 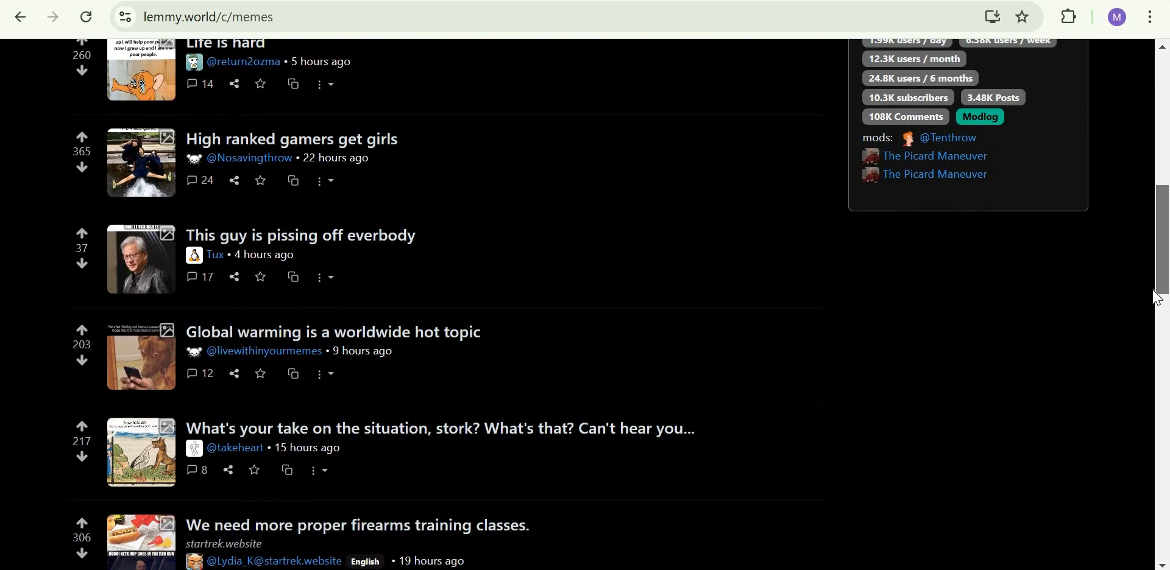 What do you see at coordinates (195, 255) in the screenshot?
I see `picture` at bounding box center [195, 255].